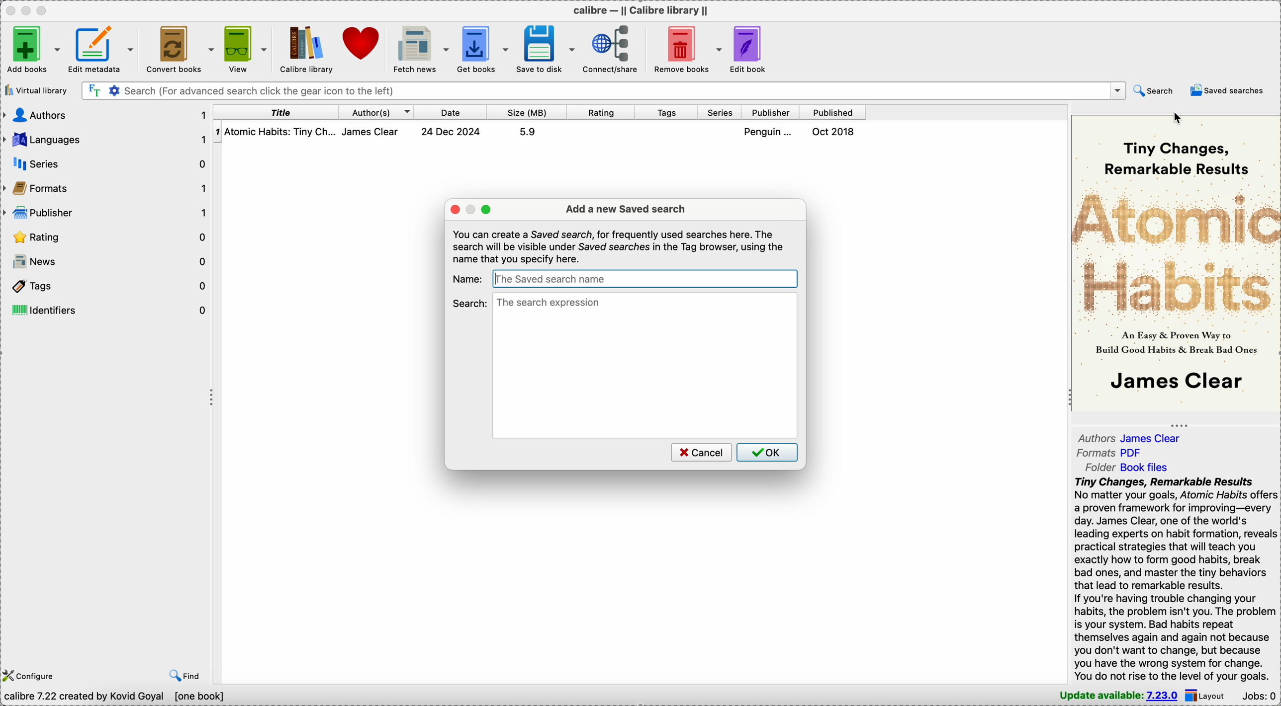 Image resolution: width=1281 pixels, height=706 pixels. What do you see at coordinates (185, 674) in the screenshot?
I see `find` at bounding box center [185, 674].